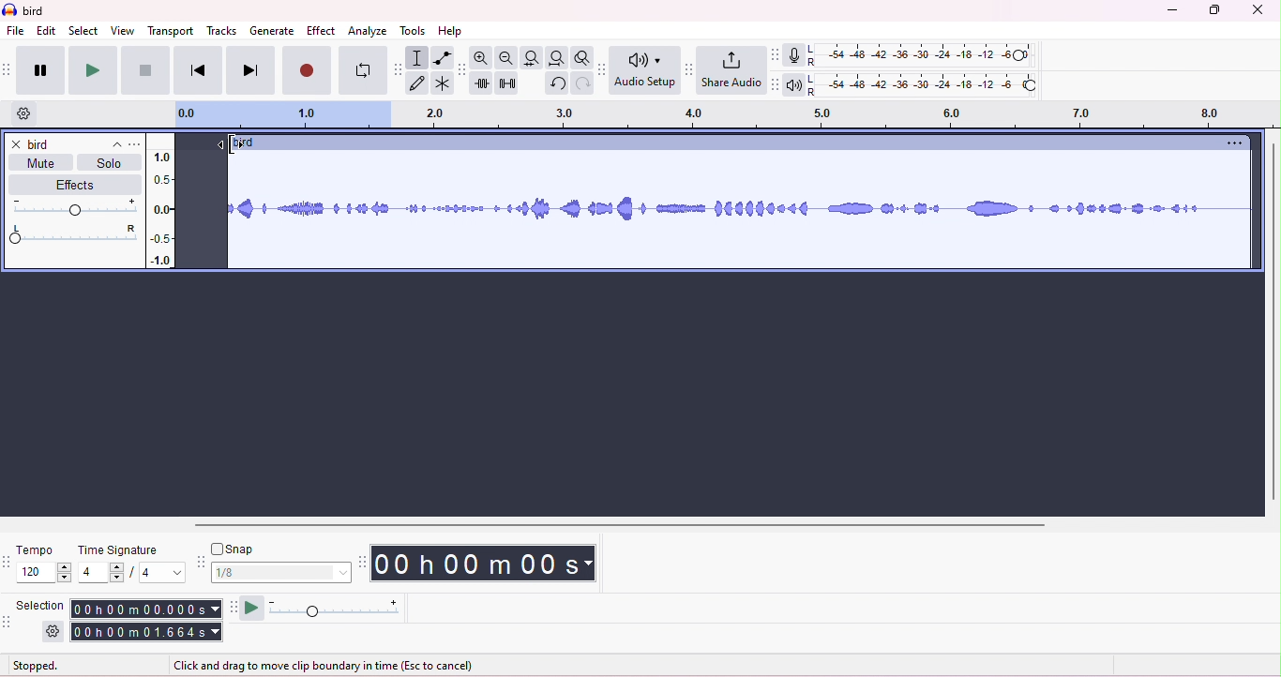  What do you see at coordinates (490, 563) in the screenshot?
I see `time` at bounding box center [490, 563].